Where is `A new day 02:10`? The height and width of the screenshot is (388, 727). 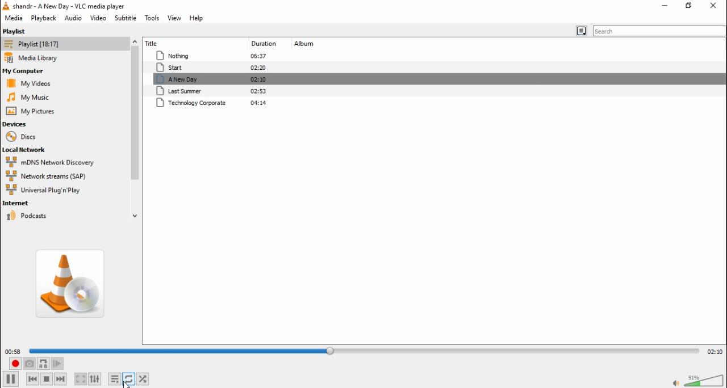 A new day 02:10 is located at coordinates (214, 79).